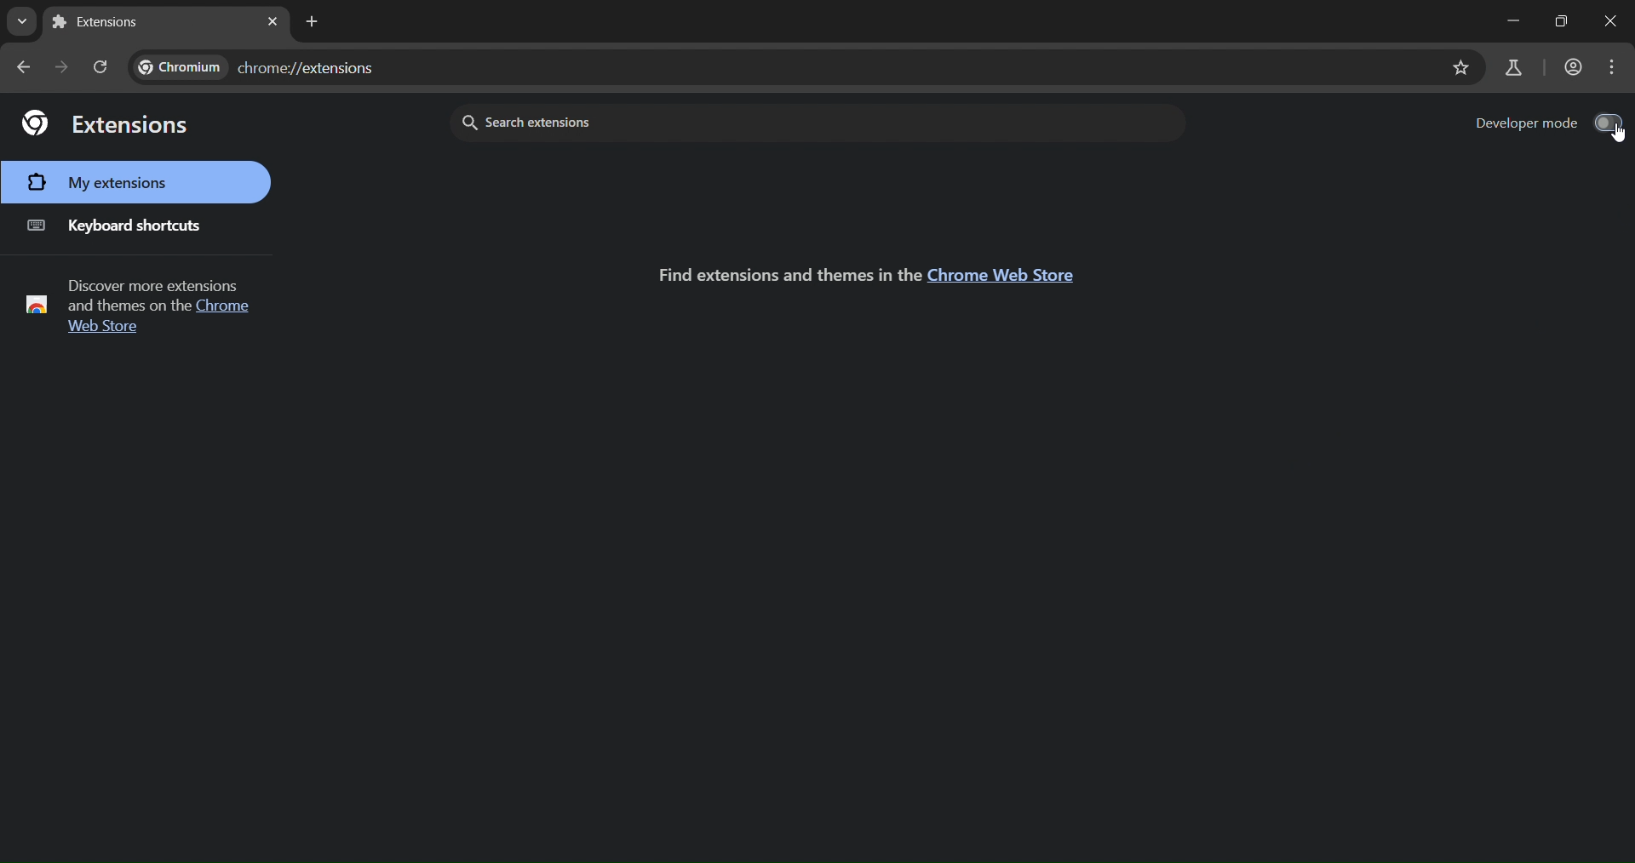  What do you see at coordinates (715, 122) in the screenshot?
I see `search extensions` at bounding box center [715, 122].